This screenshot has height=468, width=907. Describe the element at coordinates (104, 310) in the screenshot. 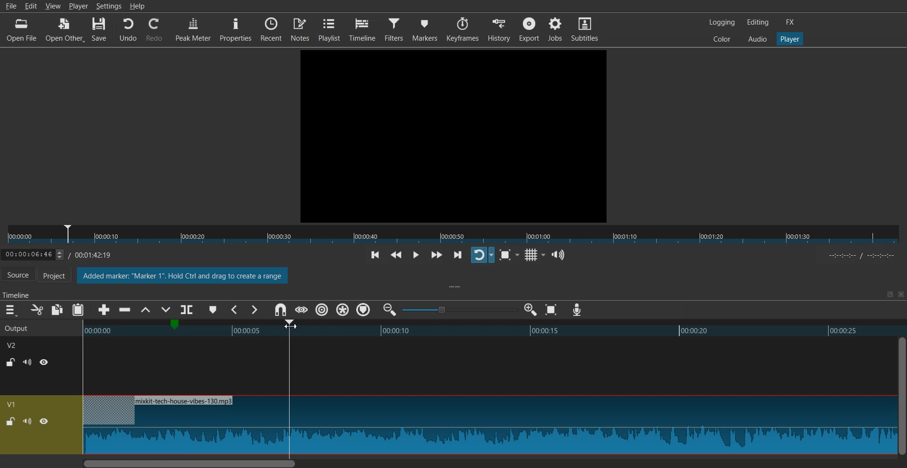

I see `Append ` at that location.